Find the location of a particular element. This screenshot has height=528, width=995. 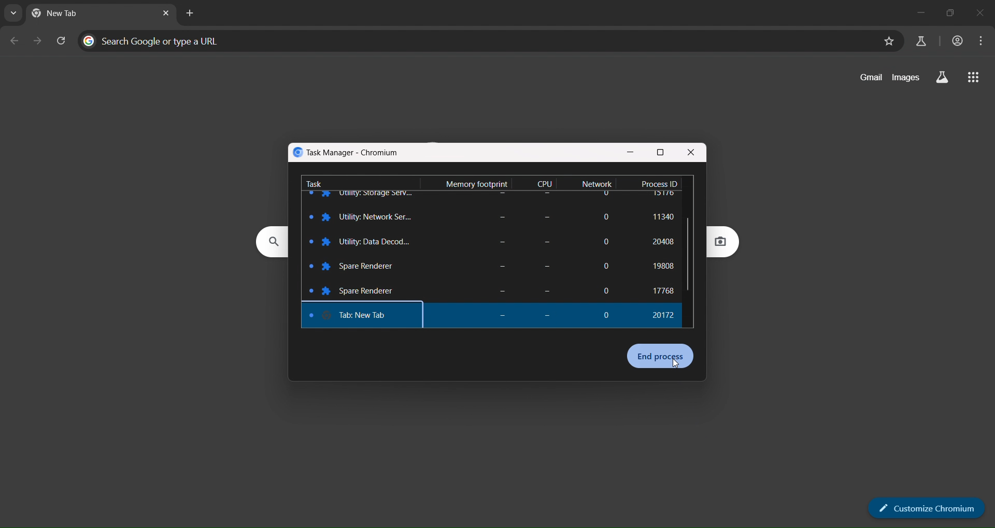

00 is located at coordinates (543, 266).